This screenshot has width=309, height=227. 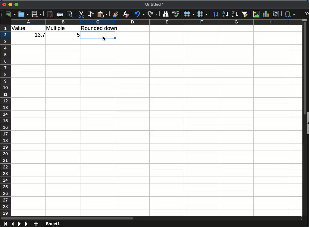 I want to click on save, so click(x=37, y=14).